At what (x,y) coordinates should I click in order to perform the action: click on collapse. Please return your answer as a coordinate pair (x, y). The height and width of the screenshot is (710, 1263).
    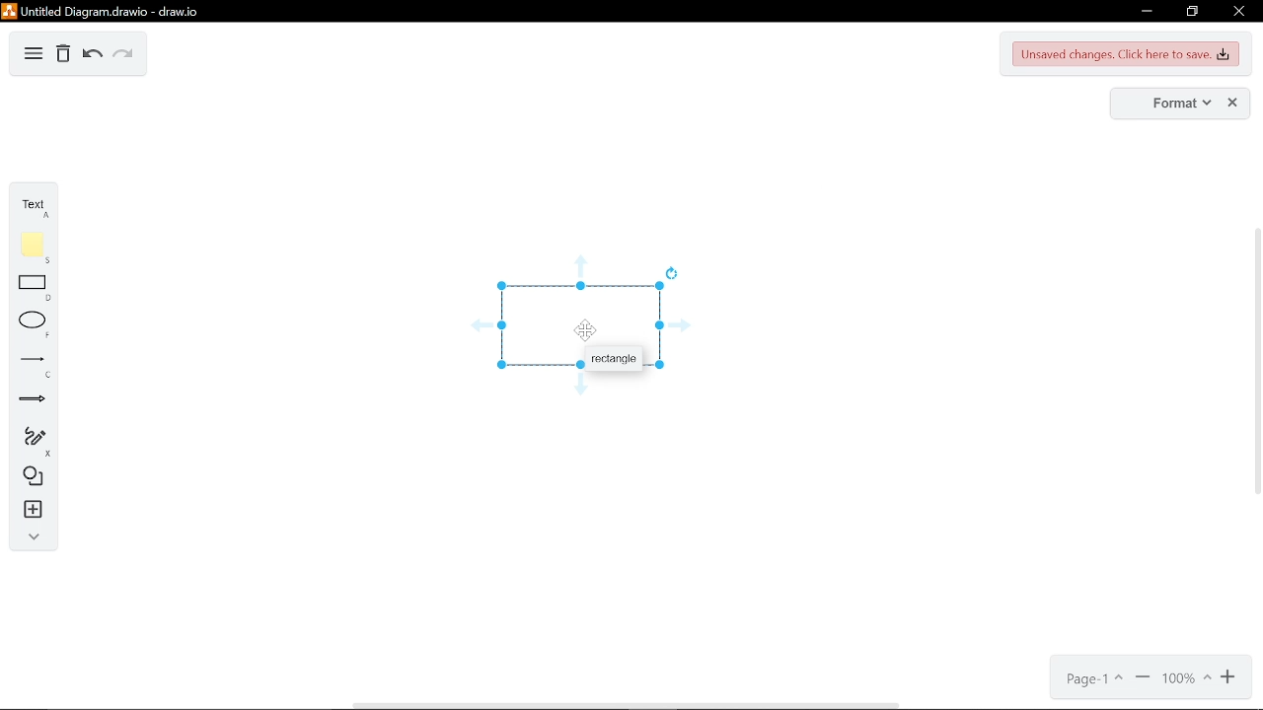
    Looking at the image, I should click on (34, 538).